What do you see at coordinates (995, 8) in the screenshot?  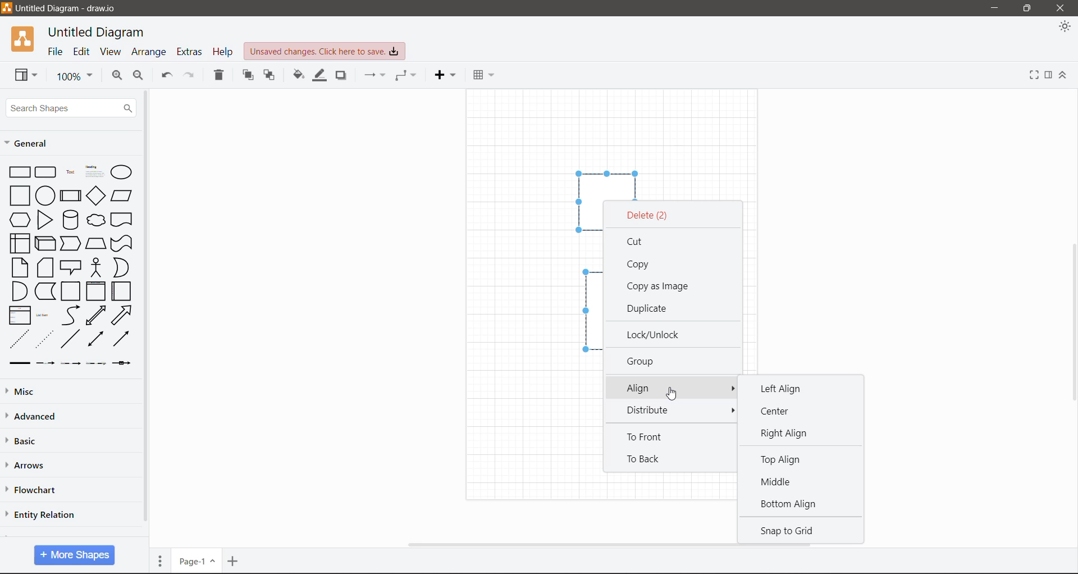 I see `Minimize` at bounding box center [995, 8].